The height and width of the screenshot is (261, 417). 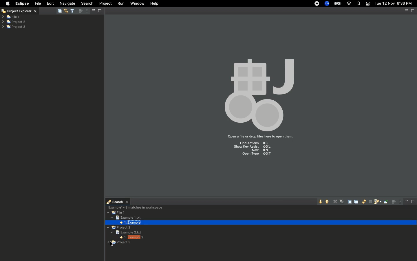 What do you see at coordinates (349, 4) in the screenshot?
I see `Internet` at bounding box center [349, 4].